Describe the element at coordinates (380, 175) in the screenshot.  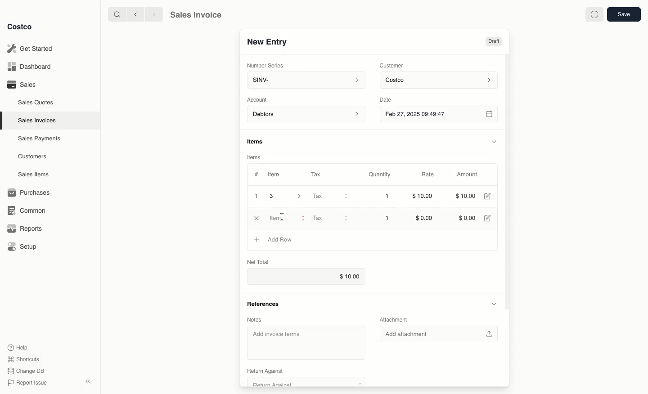
I see `Quantity` at that location.